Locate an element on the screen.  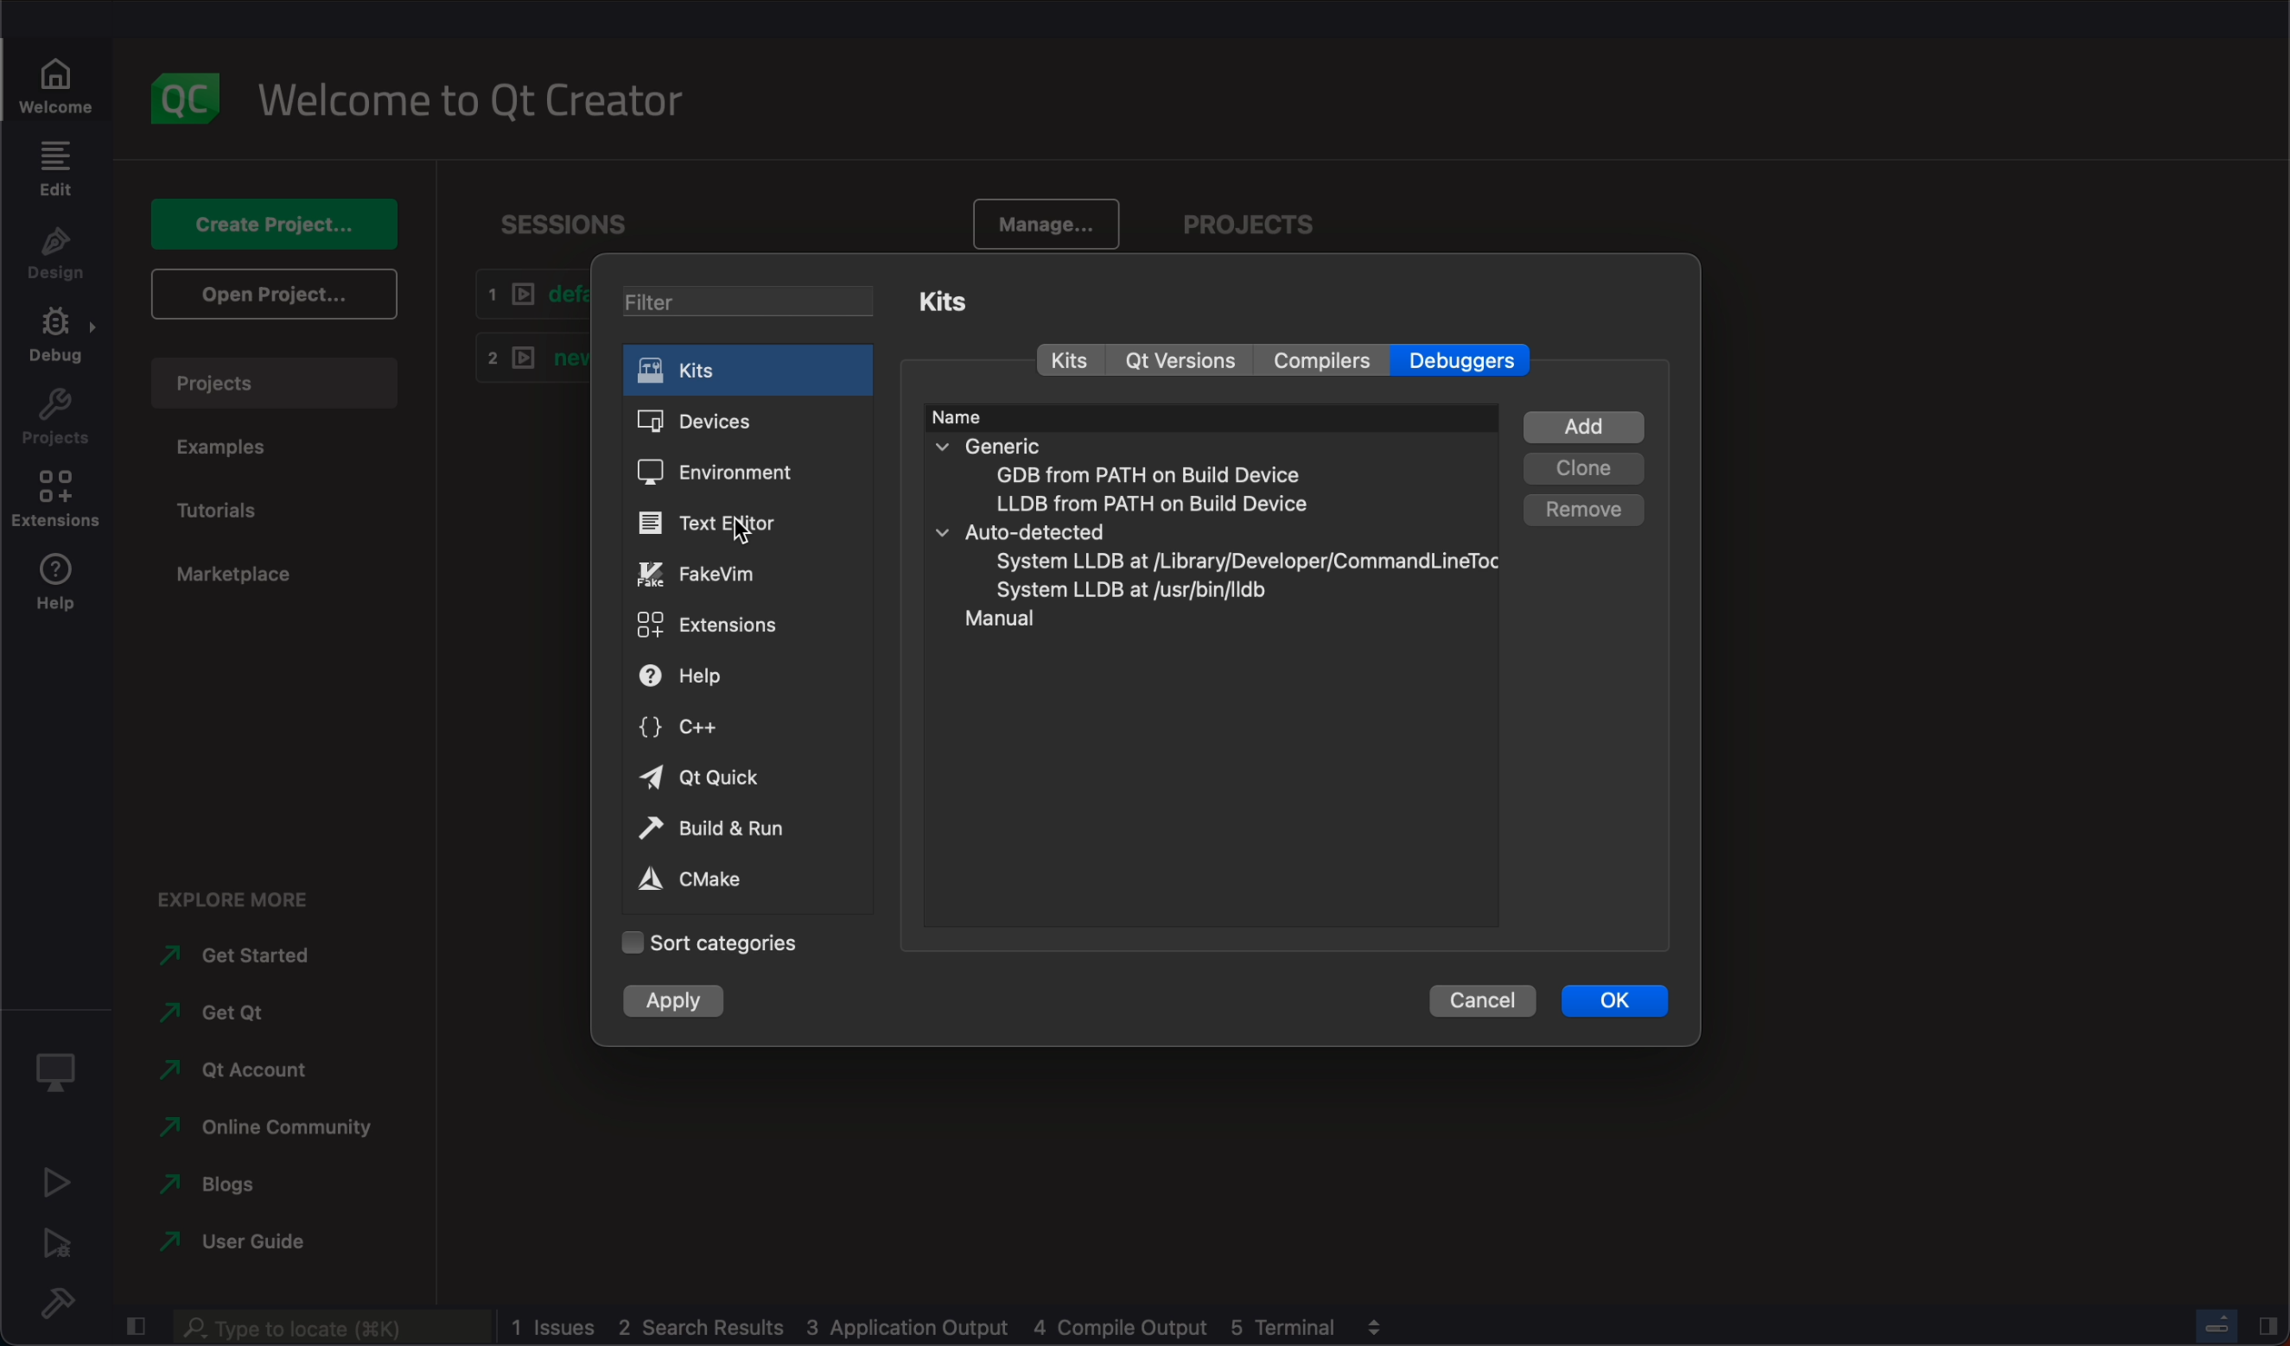
cursor is located at coordinates (742, 537).